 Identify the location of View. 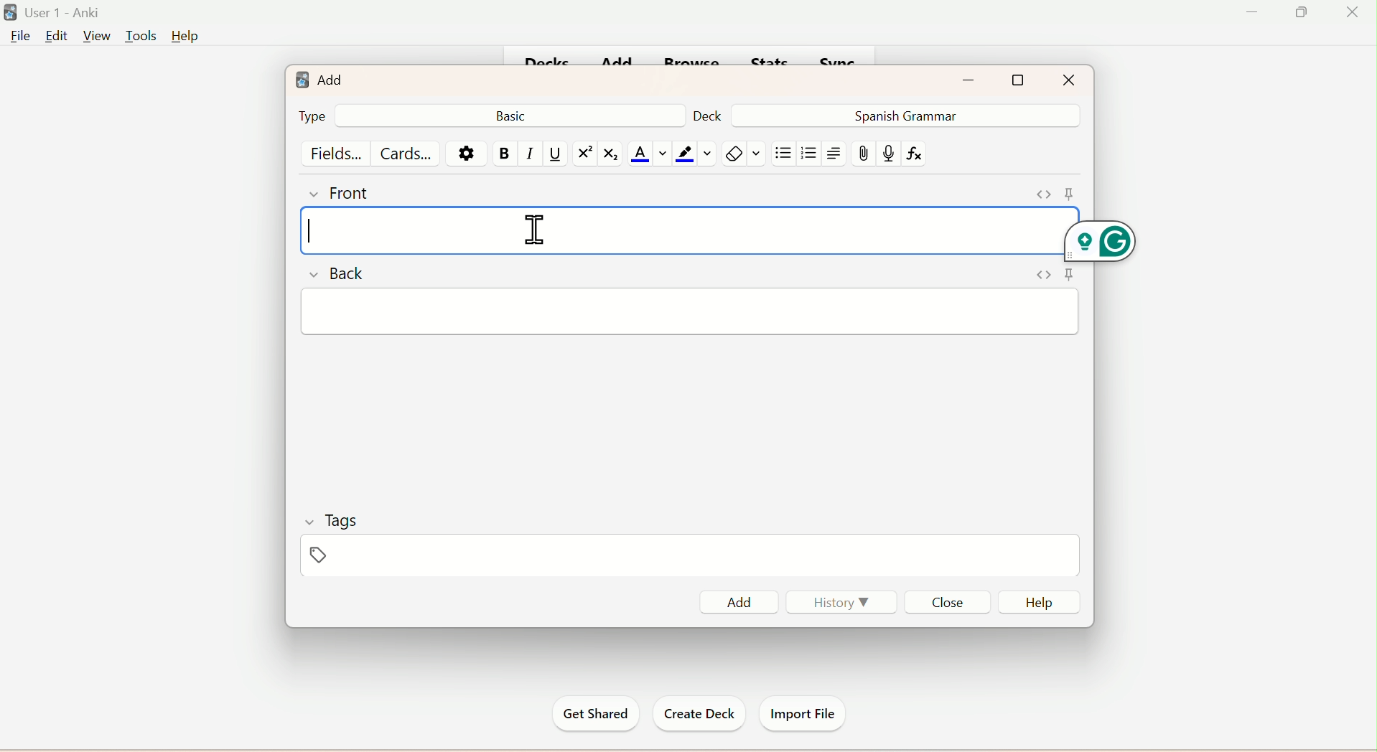
(95, 36).